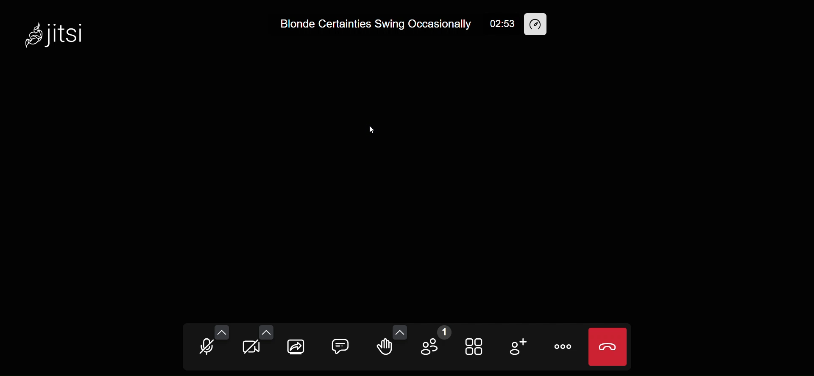  Describe the element at coordinates (539, 25) in the screenshot. I see `performance setting` at that location.